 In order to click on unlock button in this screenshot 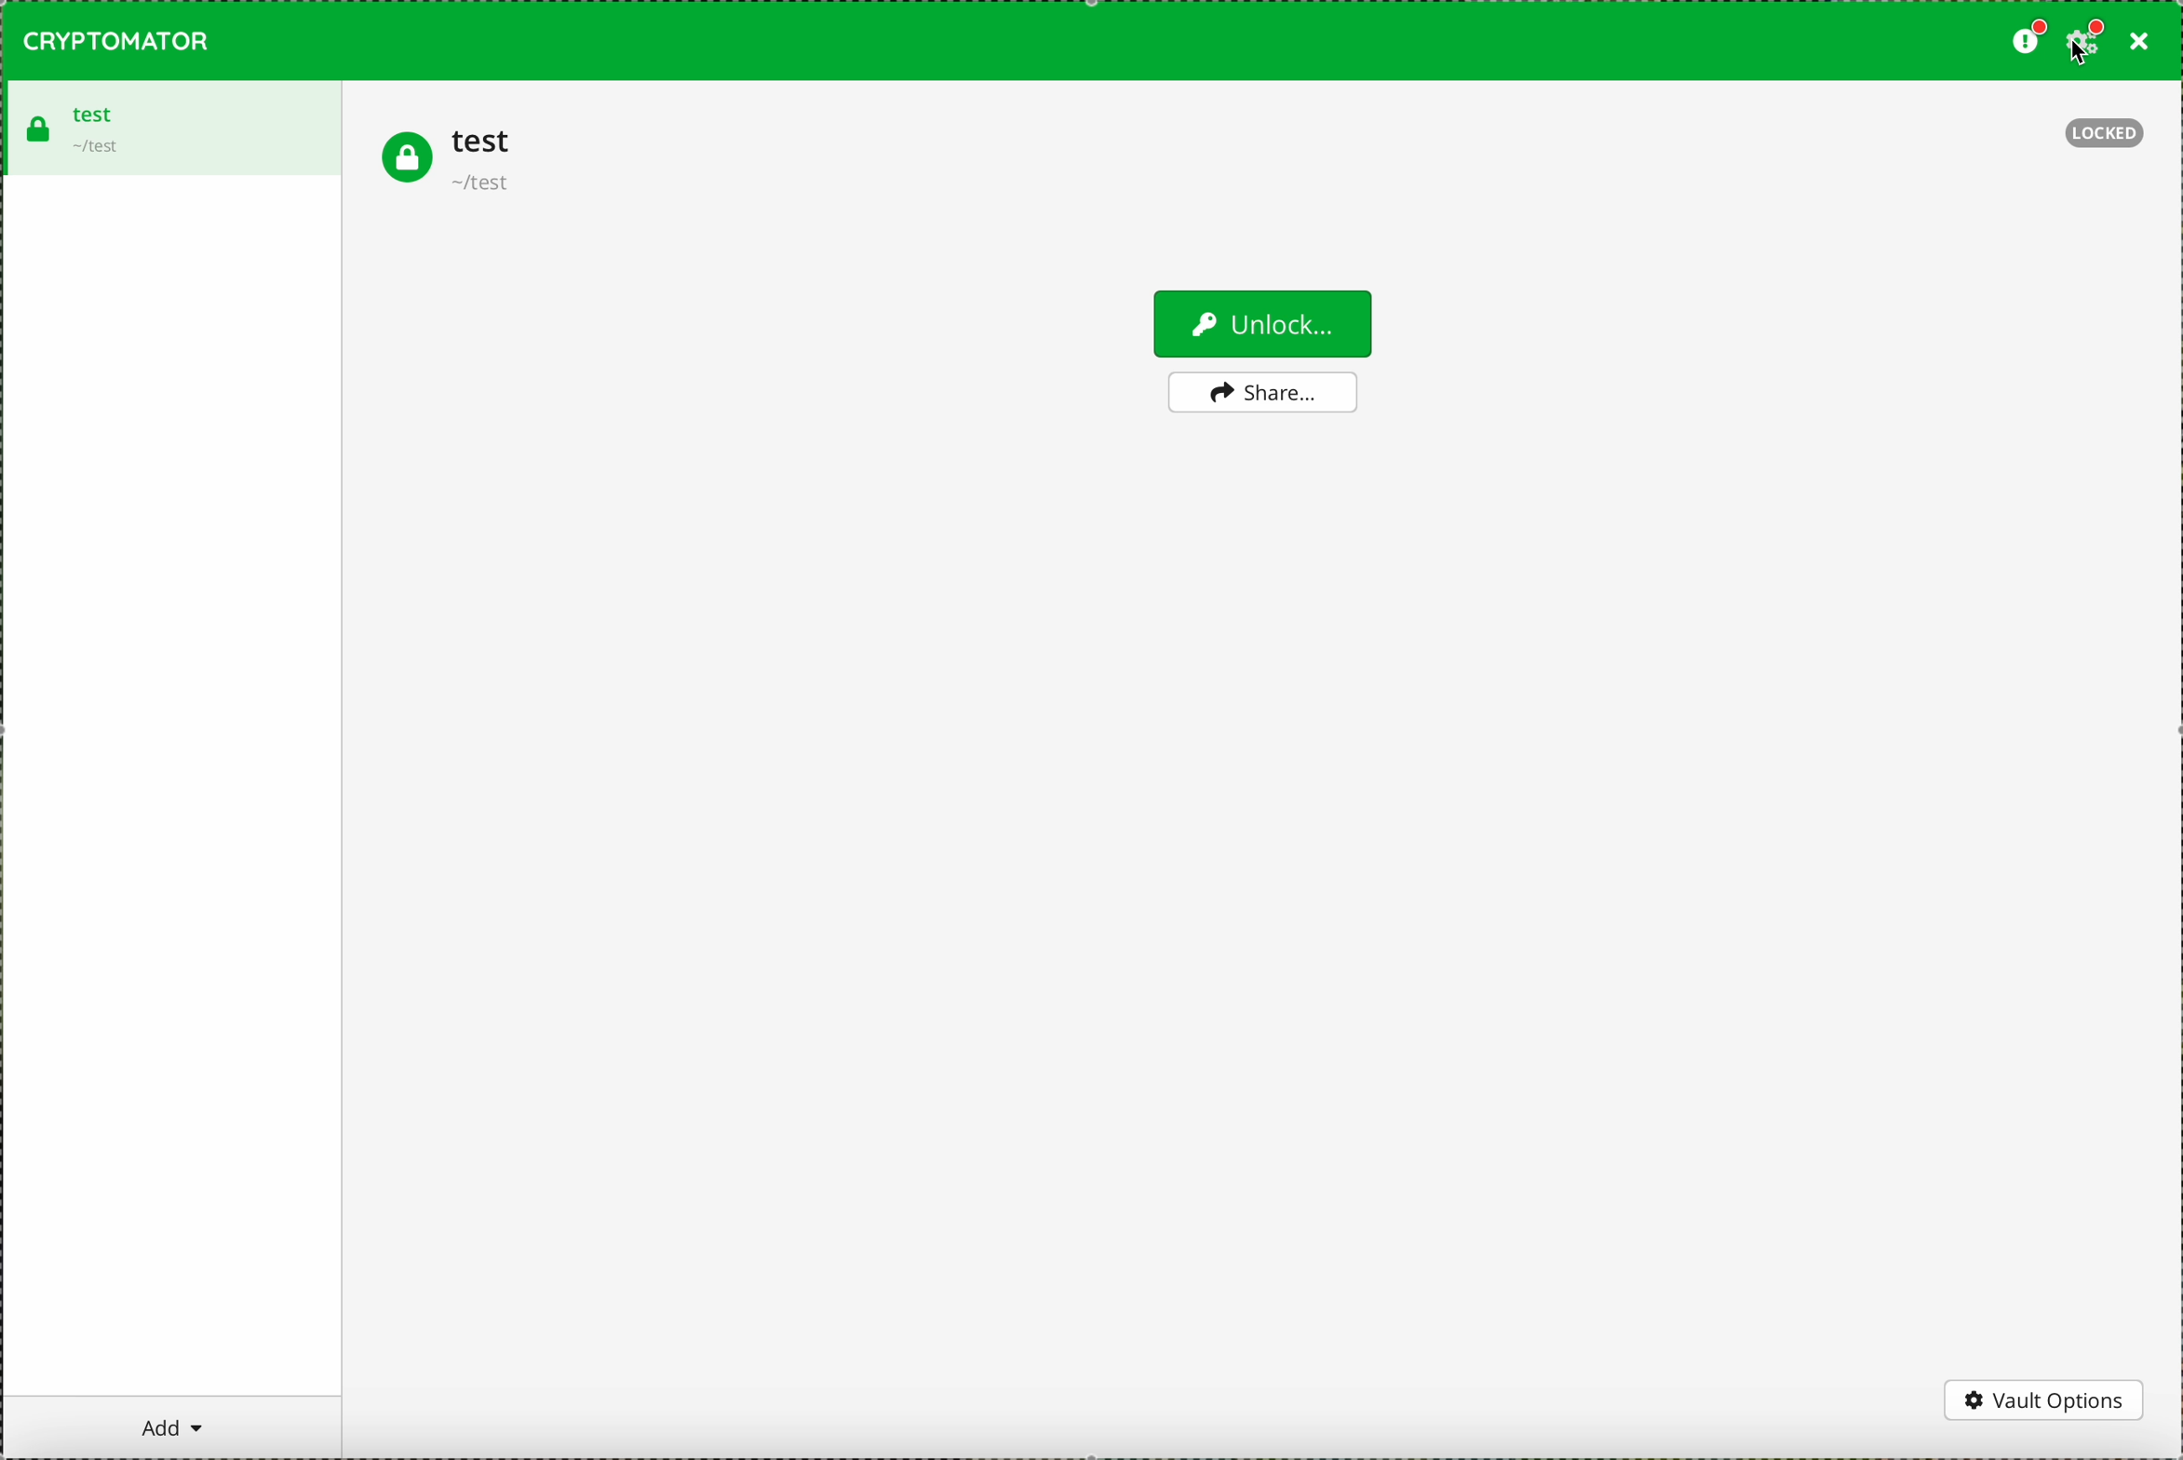, I will do `click(1260, 322)`.